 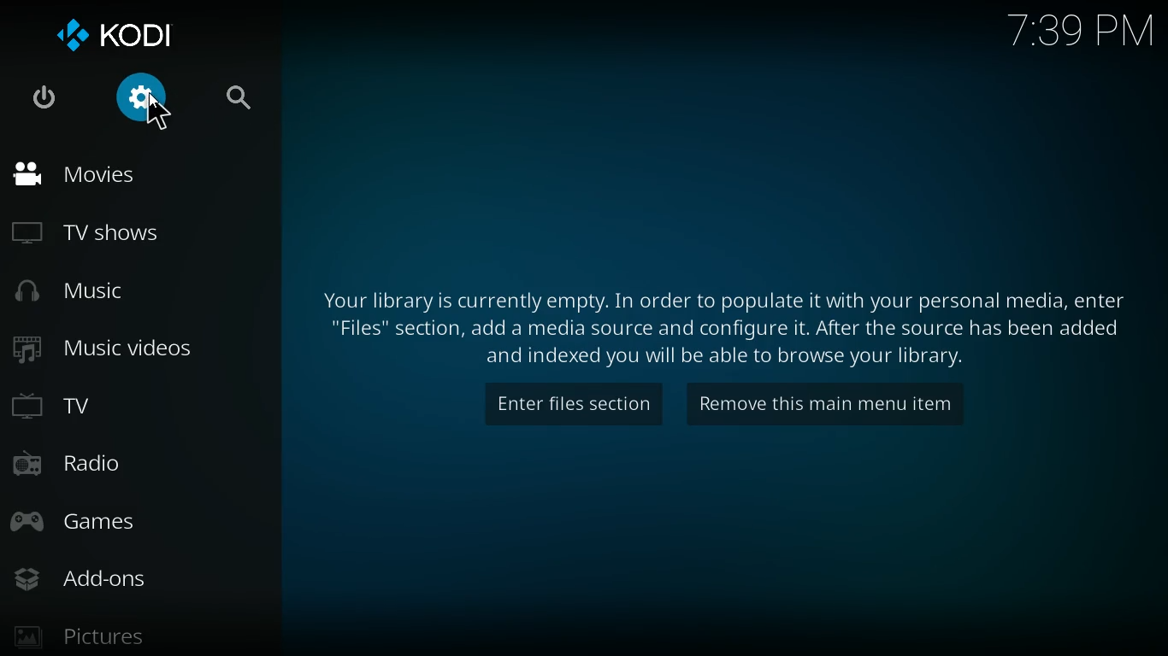 What do you see at coordinates (146, 104) in the screenshot?
I see `settings` at bounding box center [146, 104].